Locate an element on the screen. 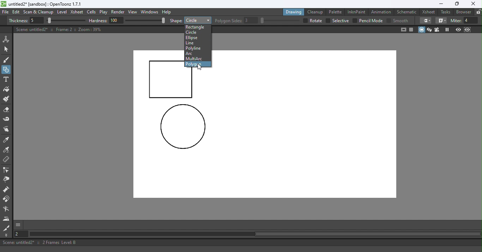  Ruler tool is located at coordinates (6, 160).